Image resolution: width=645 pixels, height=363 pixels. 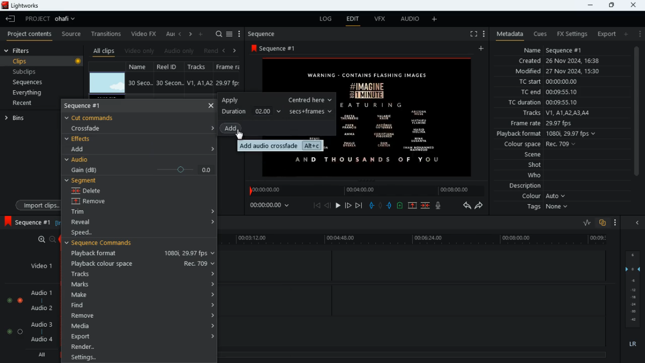 What do you see at coordinates (40, 355) in the screenshot?
I see `all` at bounding box center [40, 355].